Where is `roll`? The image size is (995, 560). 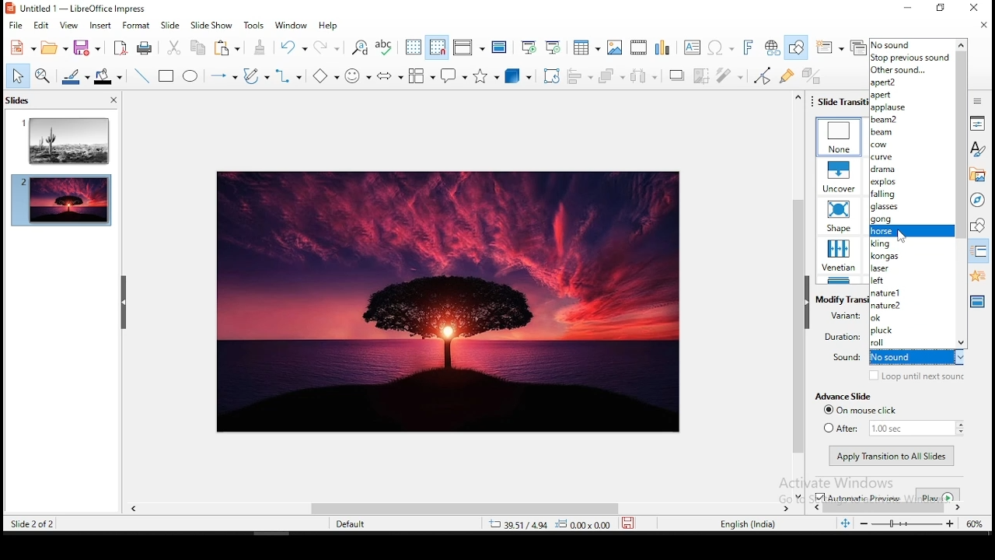
roll is located at coordinates (912, 342).